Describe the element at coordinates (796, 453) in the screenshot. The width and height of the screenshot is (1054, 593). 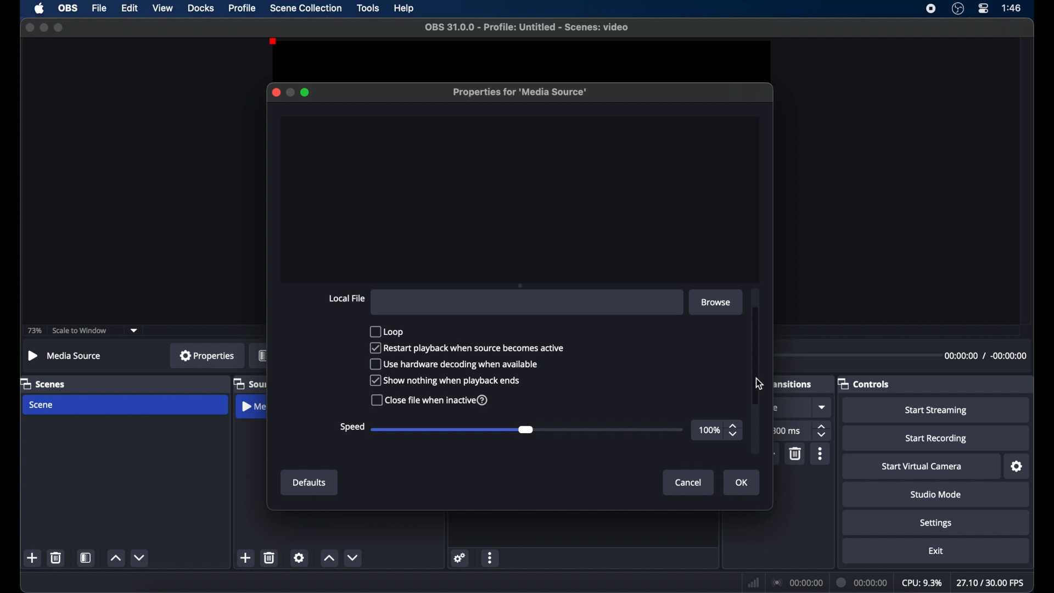
I see `delete` at that location.